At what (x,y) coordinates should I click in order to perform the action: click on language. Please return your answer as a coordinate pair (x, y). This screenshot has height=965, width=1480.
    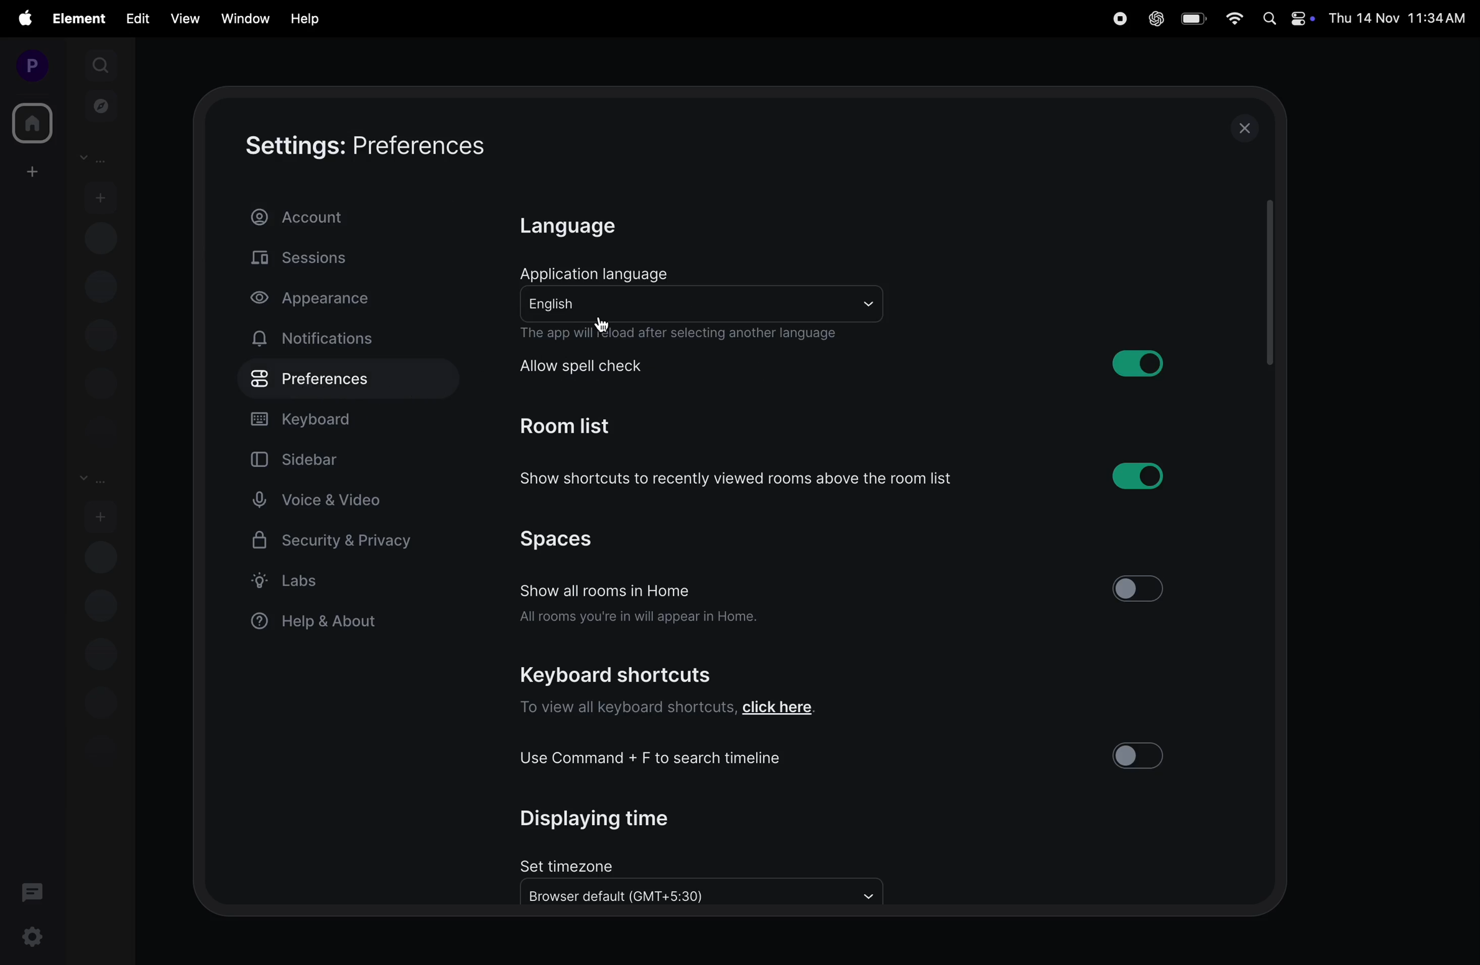
    Looking at the image, I should click on (582, 226).